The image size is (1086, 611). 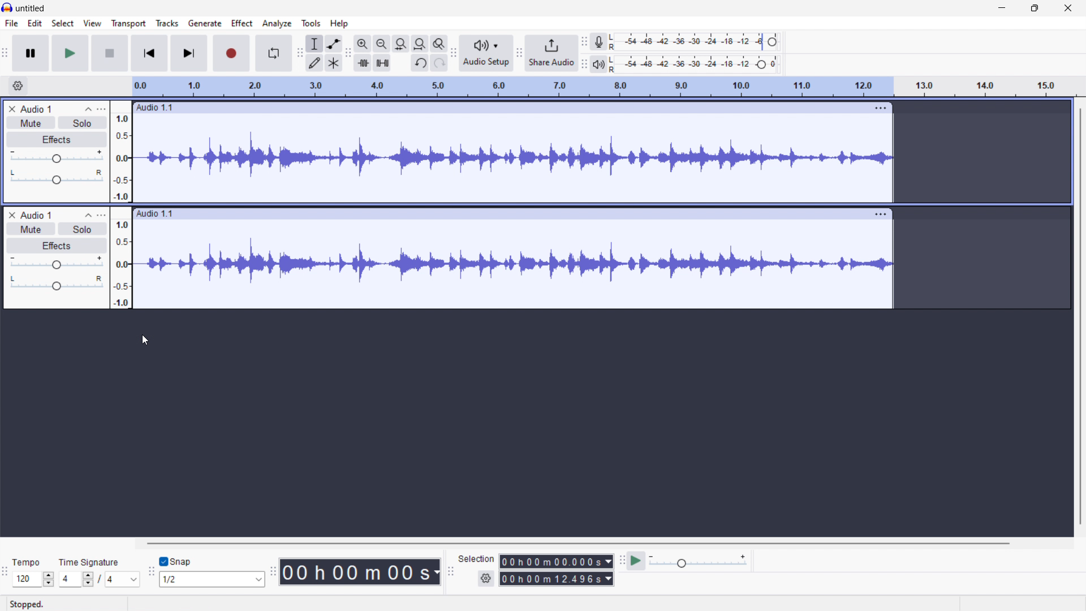 I want to click on draw tool, so click(x=315, y=62).